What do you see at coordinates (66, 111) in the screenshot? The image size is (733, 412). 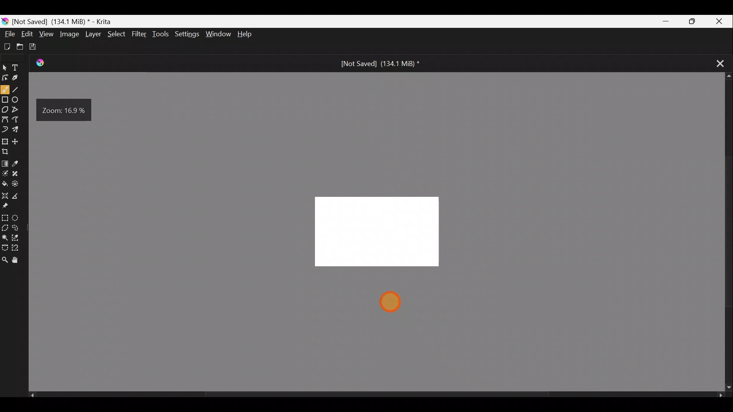 I see `Zoom: 16.9%` at bounding box center [66, 111].